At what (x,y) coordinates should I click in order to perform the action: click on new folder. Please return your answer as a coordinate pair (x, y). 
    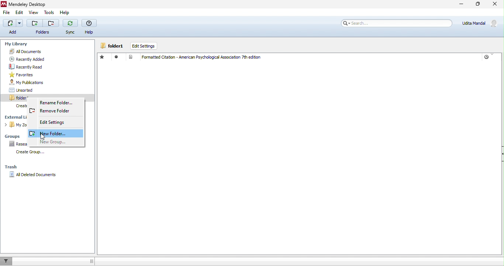
    Looking at the image, I should click on (56, 133).